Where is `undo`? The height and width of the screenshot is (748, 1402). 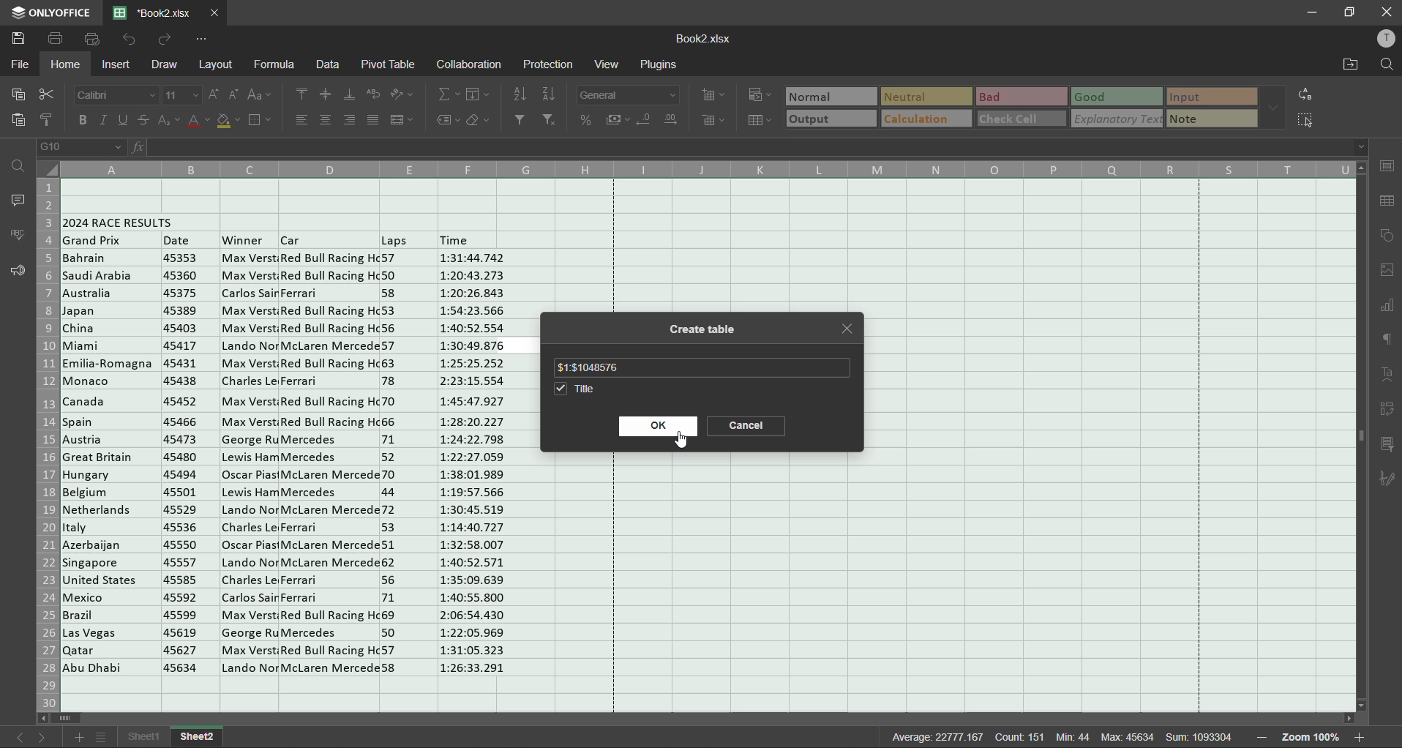
undo is located at coordinates (128, 41).